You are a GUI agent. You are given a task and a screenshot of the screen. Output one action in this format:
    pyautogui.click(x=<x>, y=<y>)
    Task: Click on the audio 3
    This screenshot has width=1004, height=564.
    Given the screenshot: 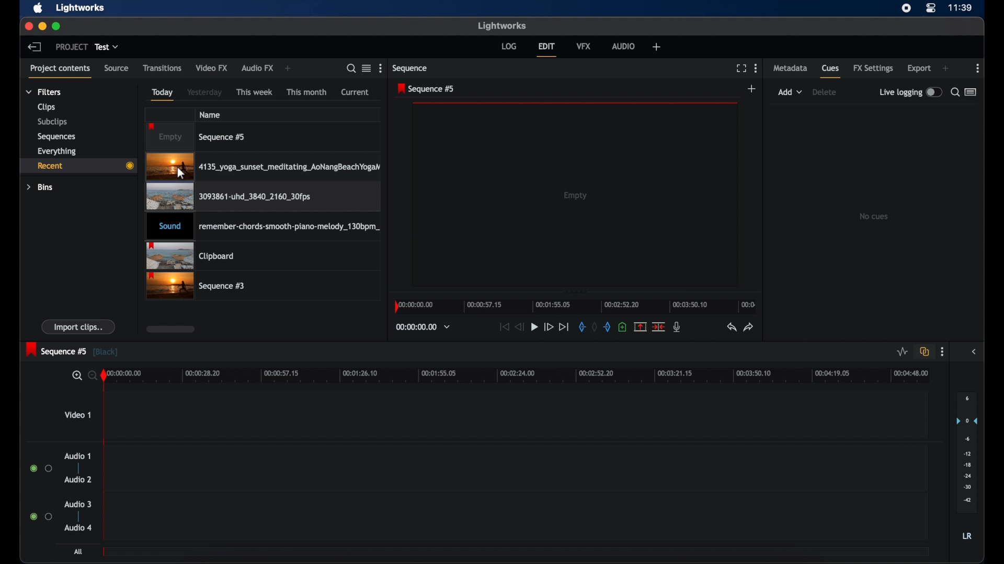 What is the action you would take?
    pyautogui.click(x=78, y=503)
    